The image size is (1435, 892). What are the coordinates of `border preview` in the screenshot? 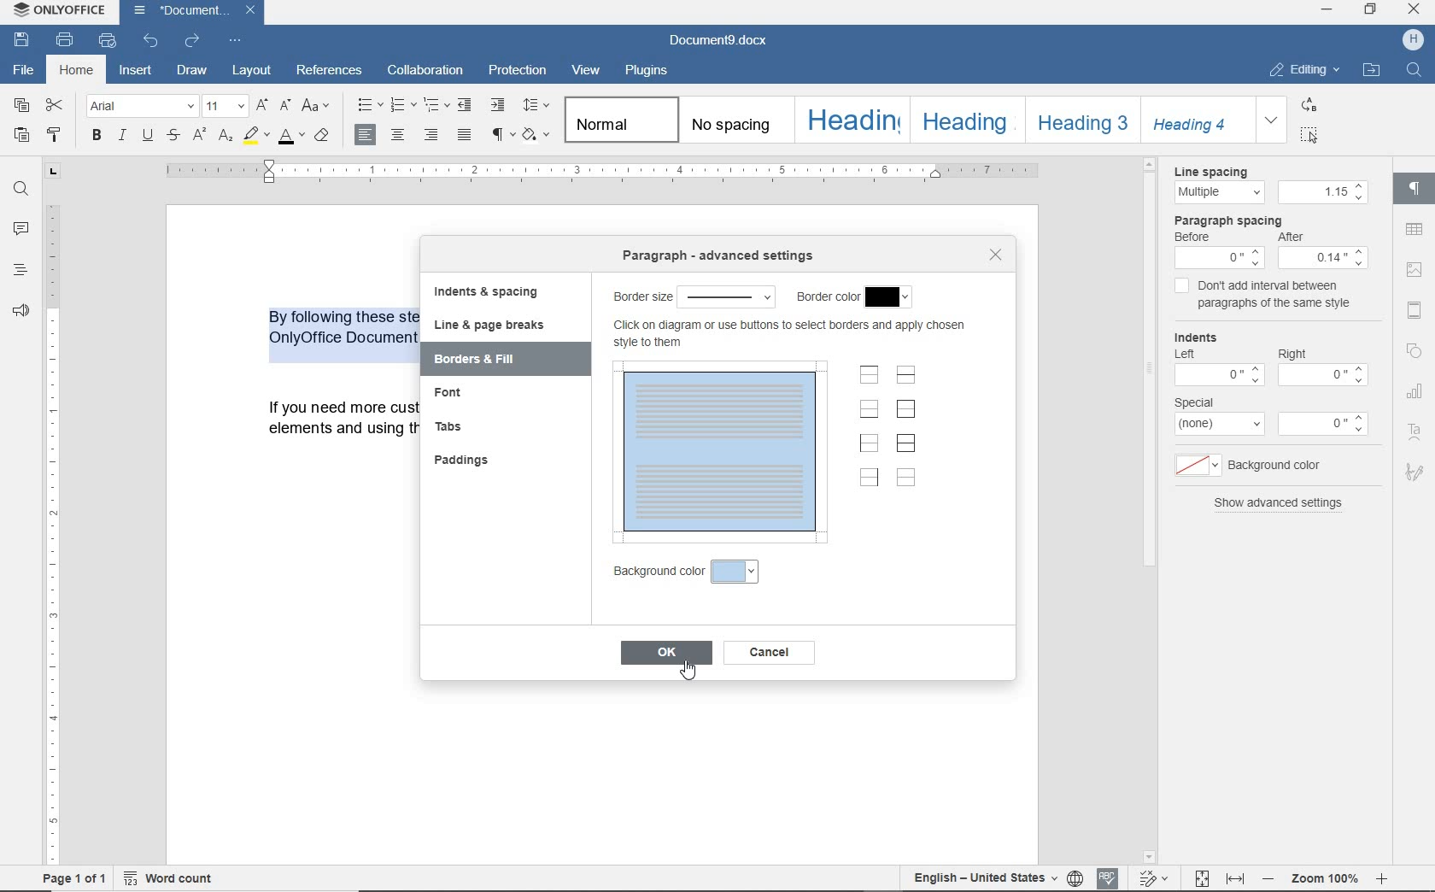 It's located at (722, 454).